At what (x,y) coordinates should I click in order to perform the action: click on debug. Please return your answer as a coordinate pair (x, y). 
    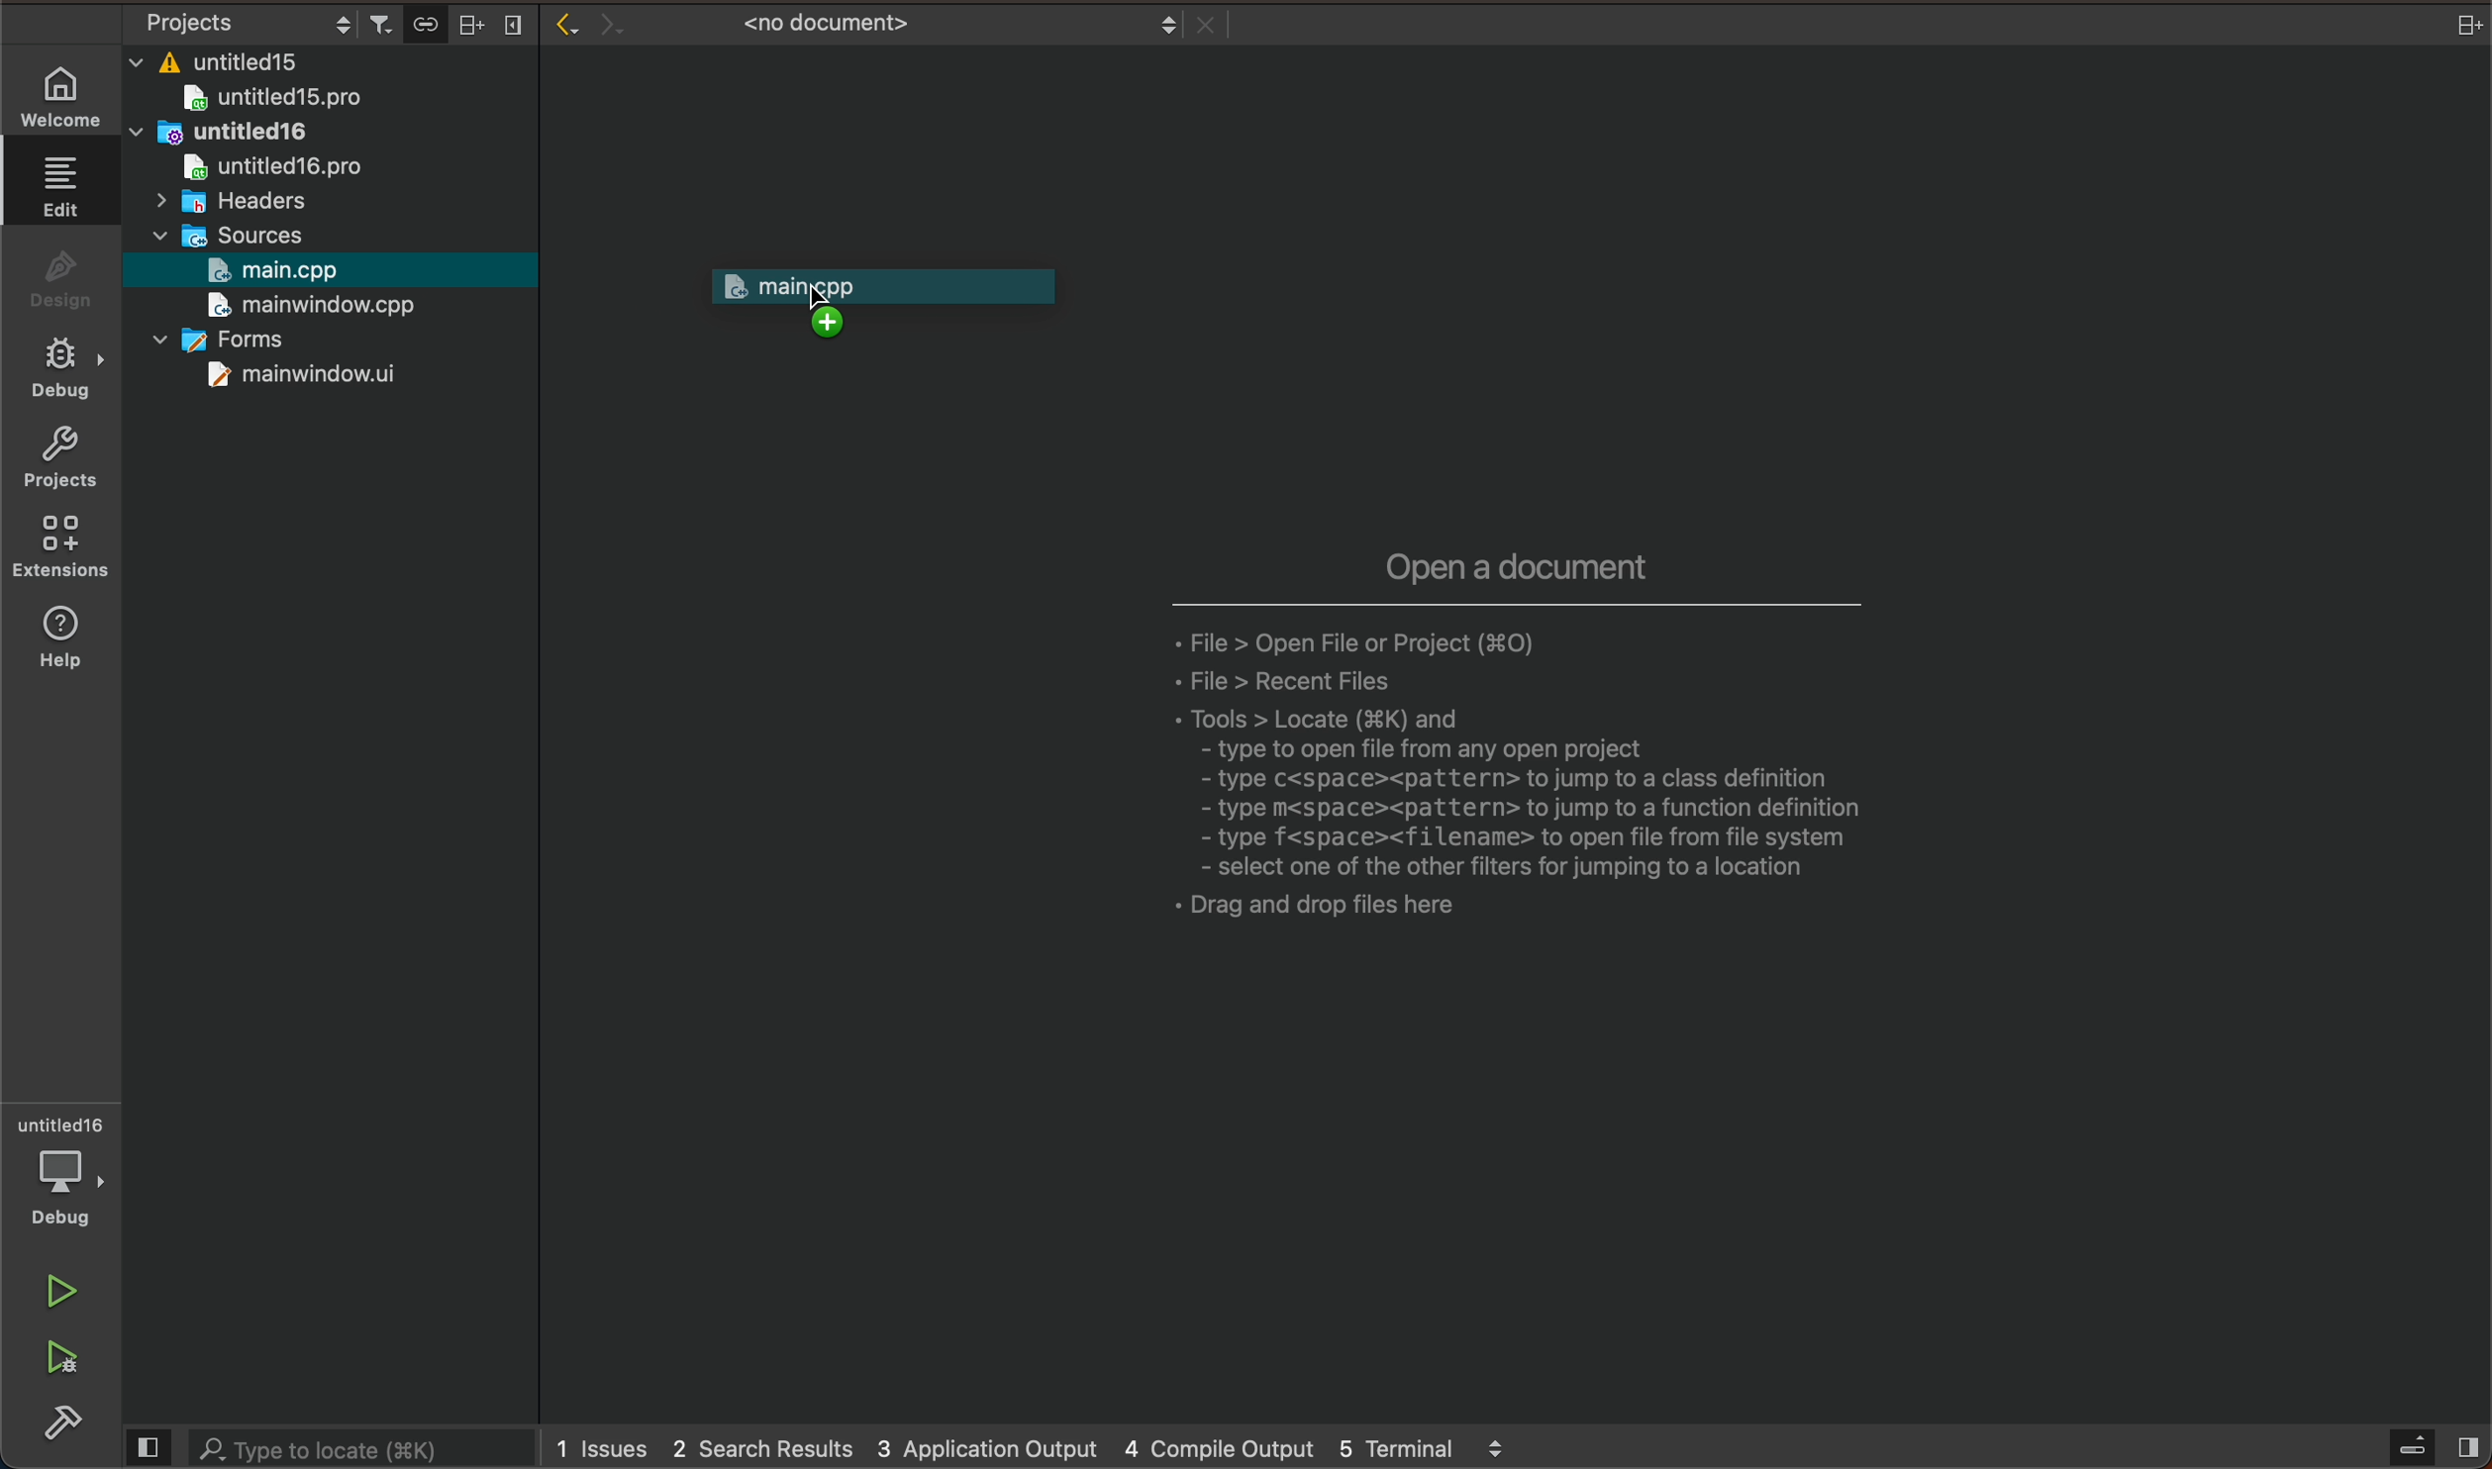
    Looking at the image, I should click on (60, 370).